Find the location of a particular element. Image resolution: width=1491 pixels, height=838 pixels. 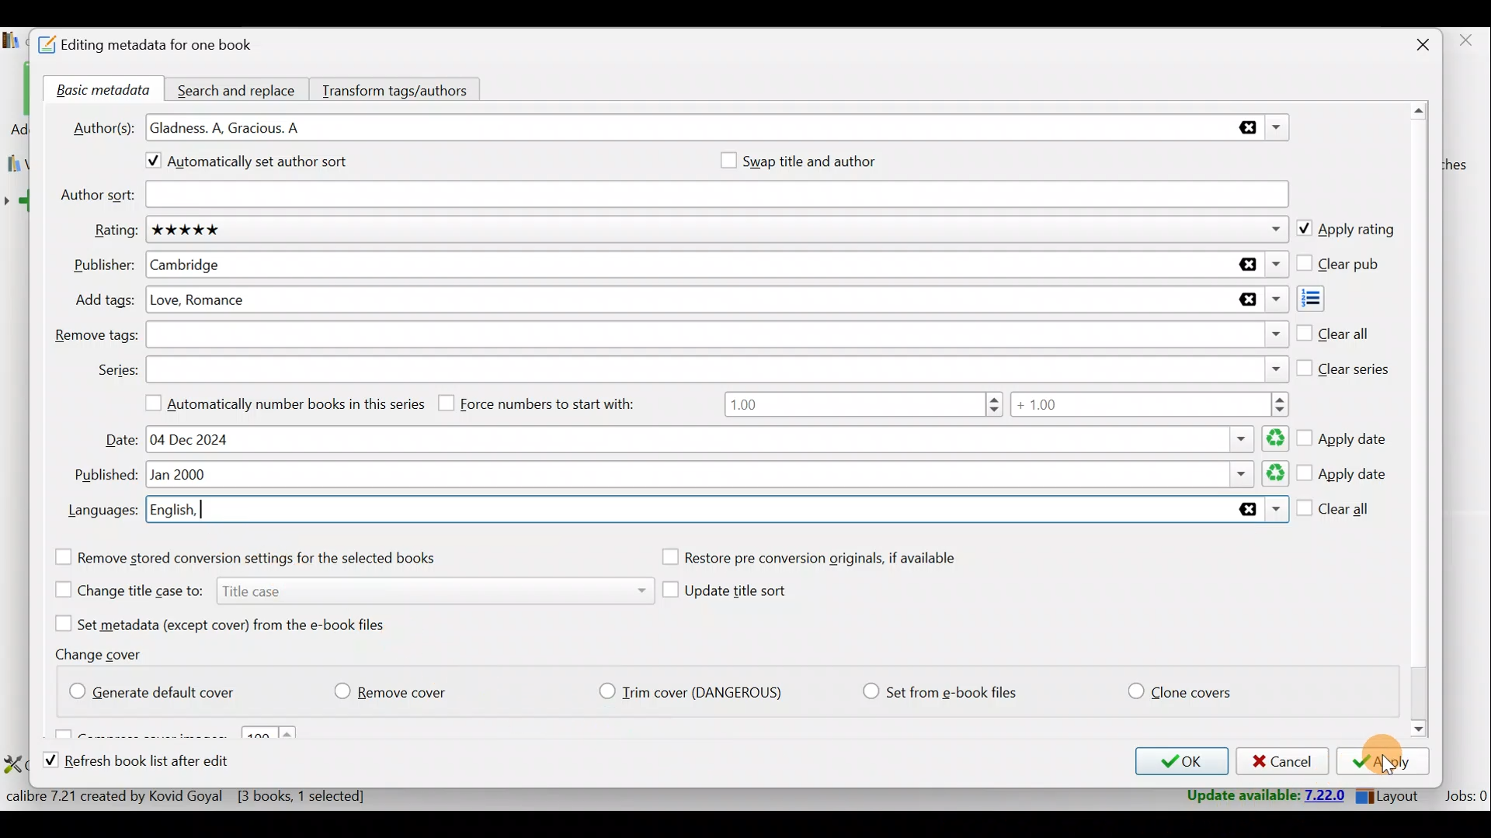

Rating is located at coordinates (720, 232).